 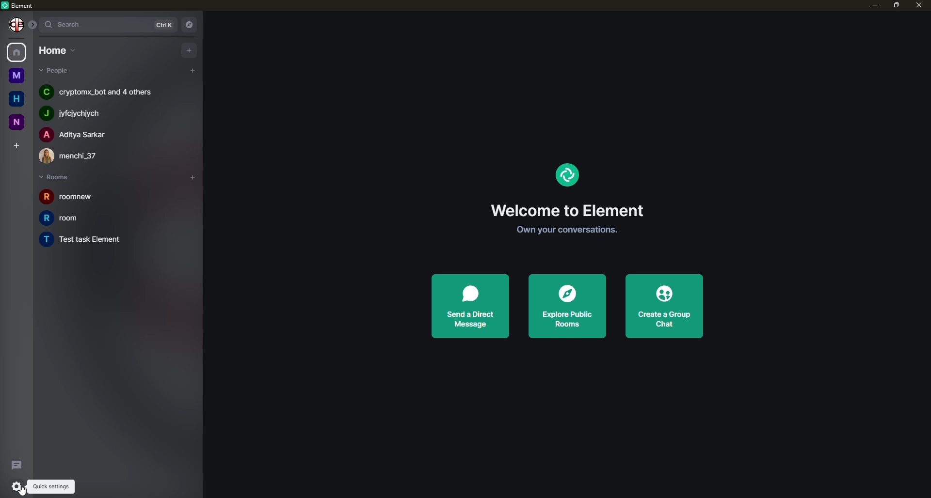 What do you see at coordinates (661, 306) in the screenshot?
I see `create a group chat` at bounding box center [661, 306].